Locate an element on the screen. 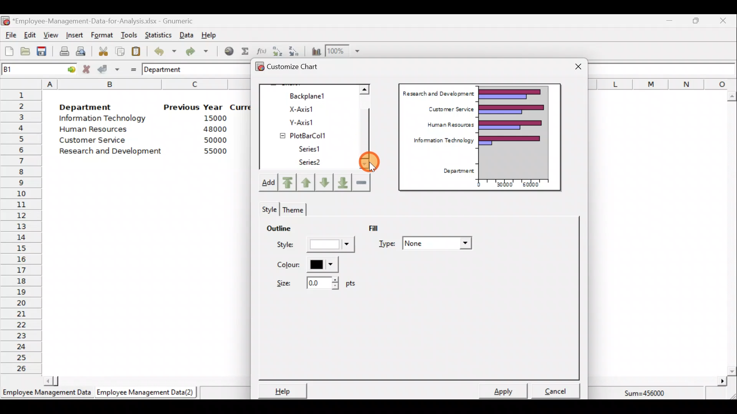 The height and width of the screenshot is (414, 737). Size is located at coordinates (314, 282).